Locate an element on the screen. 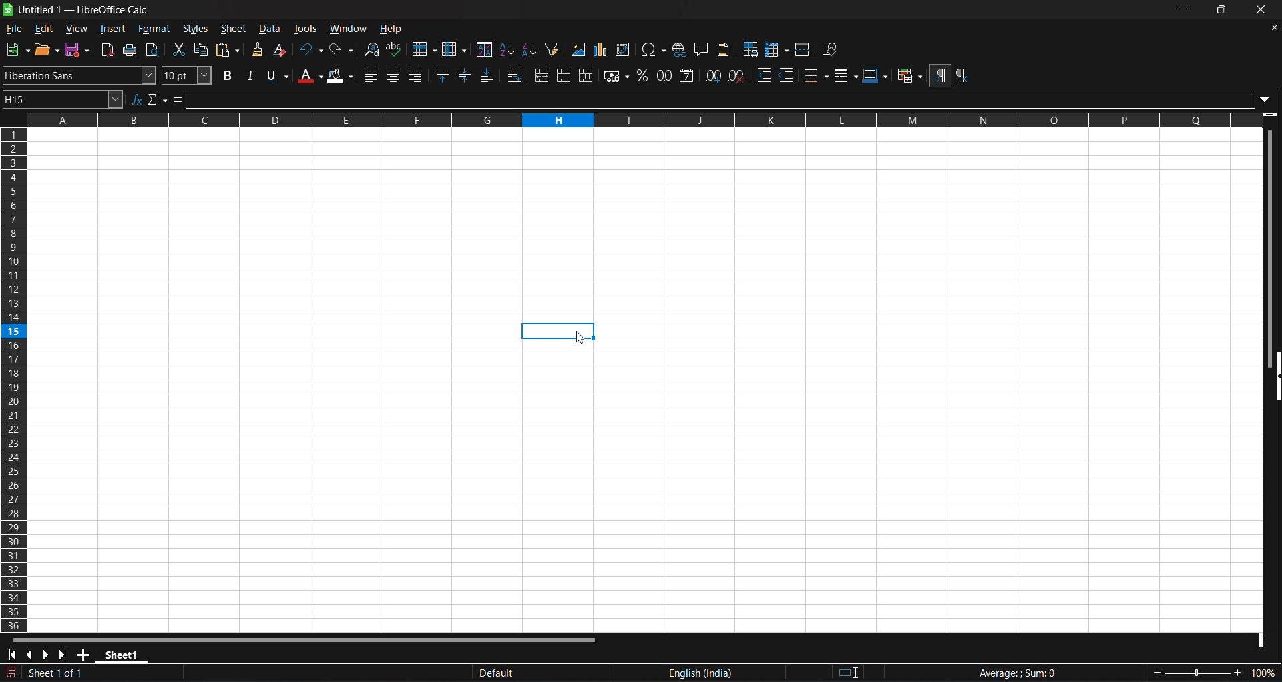  scroll to last sheet is located at coordinates (65, 654).